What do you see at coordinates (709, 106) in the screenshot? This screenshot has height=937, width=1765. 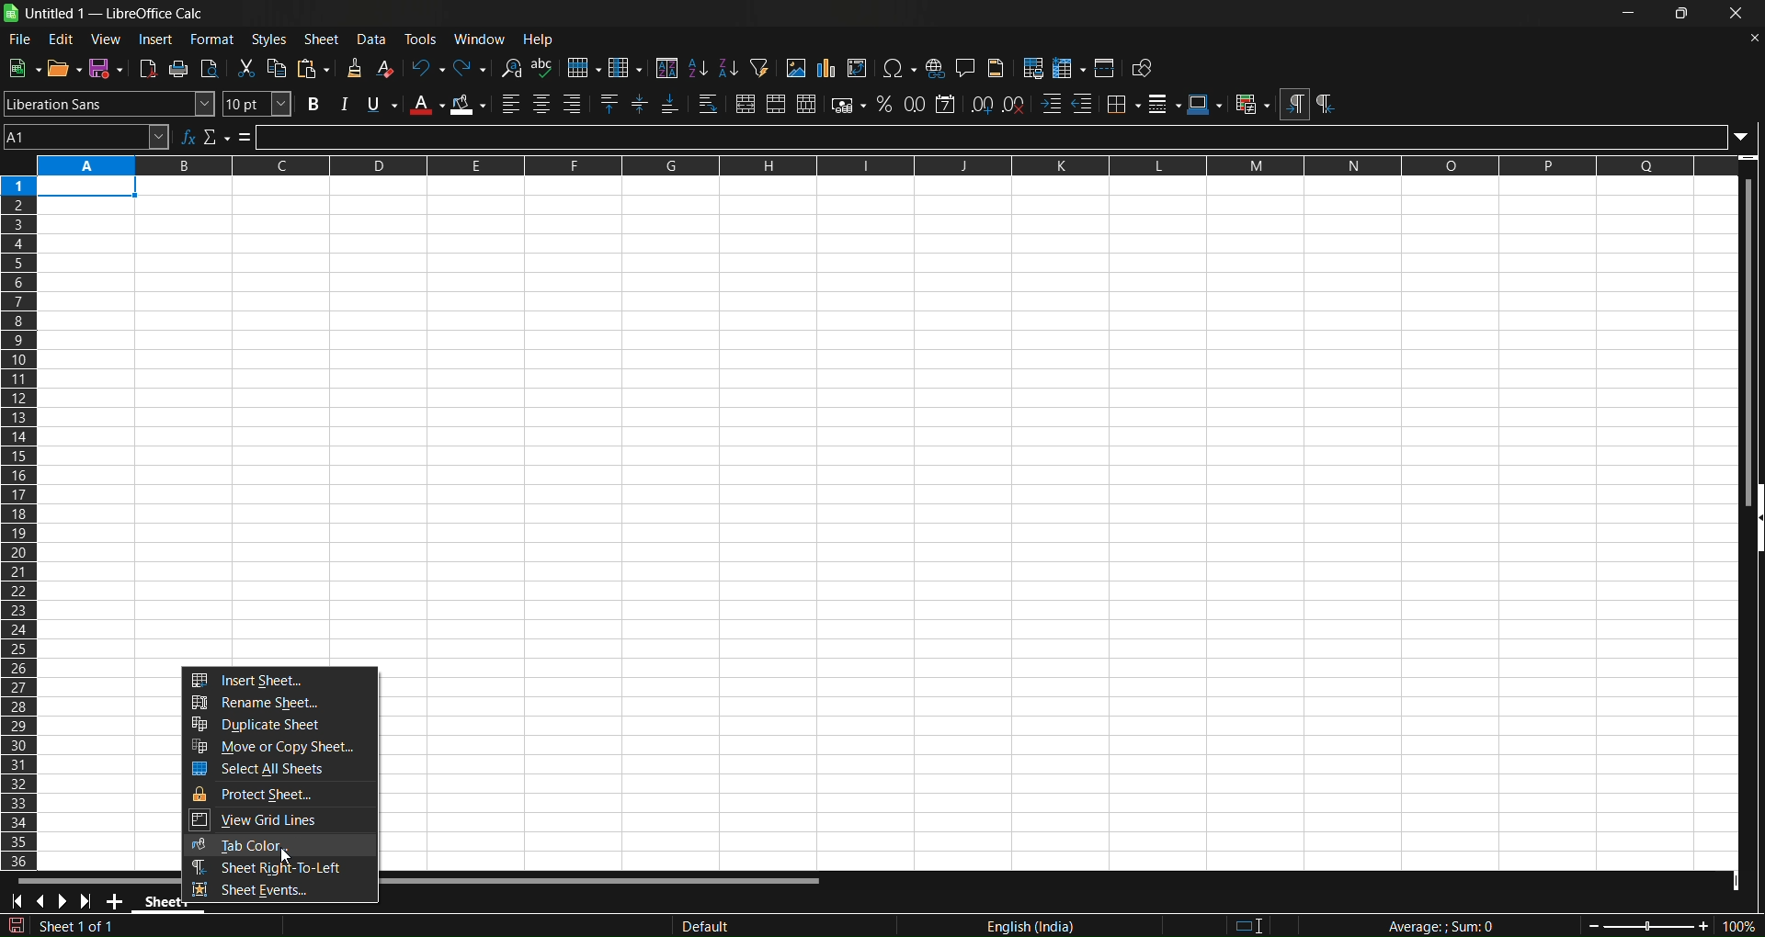 I see `wrap text` at bounding box center [709, 106].